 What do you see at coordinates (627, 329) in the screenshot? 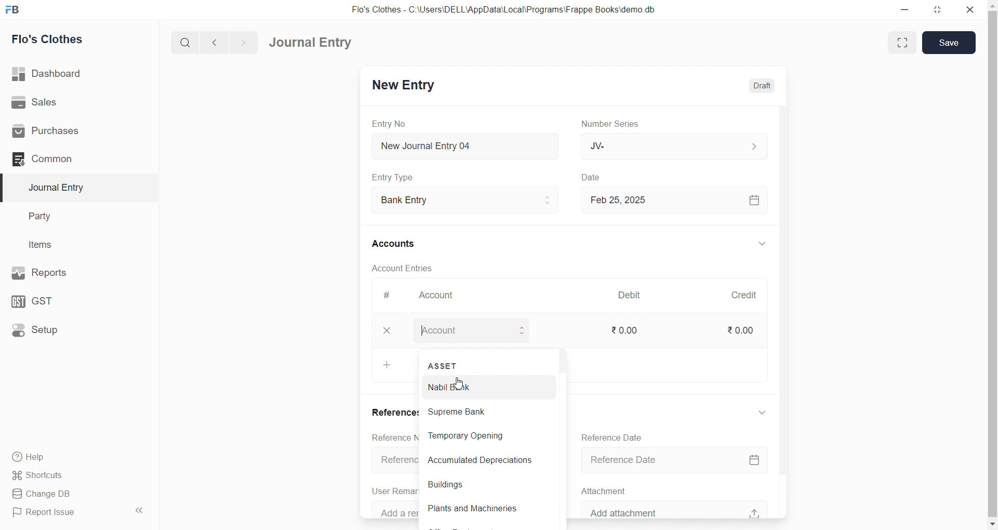
I see `₹ 0.00` at bounding box center [627, 329].